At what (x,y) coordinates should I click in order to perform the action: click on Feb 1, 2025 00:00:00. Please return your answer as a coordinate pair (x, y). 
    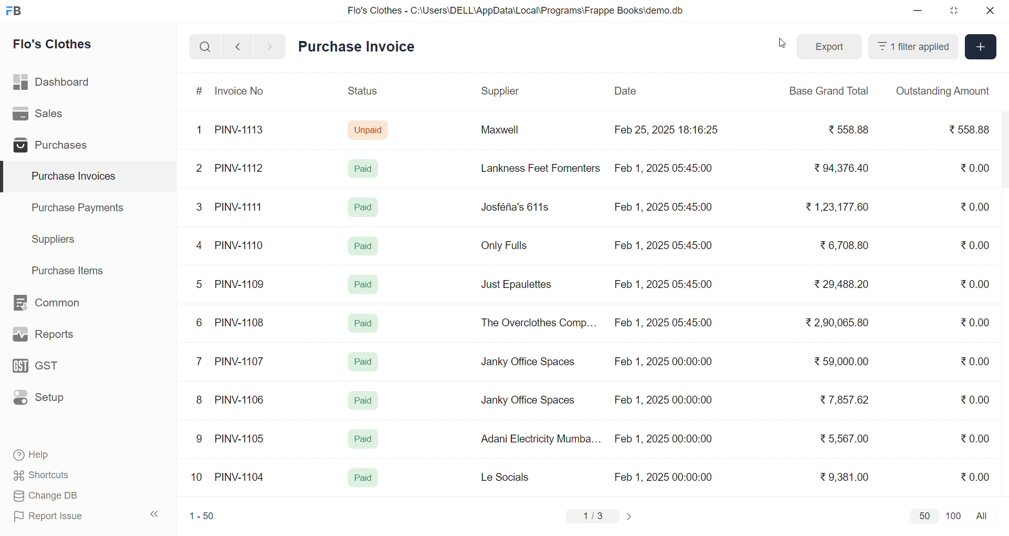
    Looking at the image, I should click on (662, 398).